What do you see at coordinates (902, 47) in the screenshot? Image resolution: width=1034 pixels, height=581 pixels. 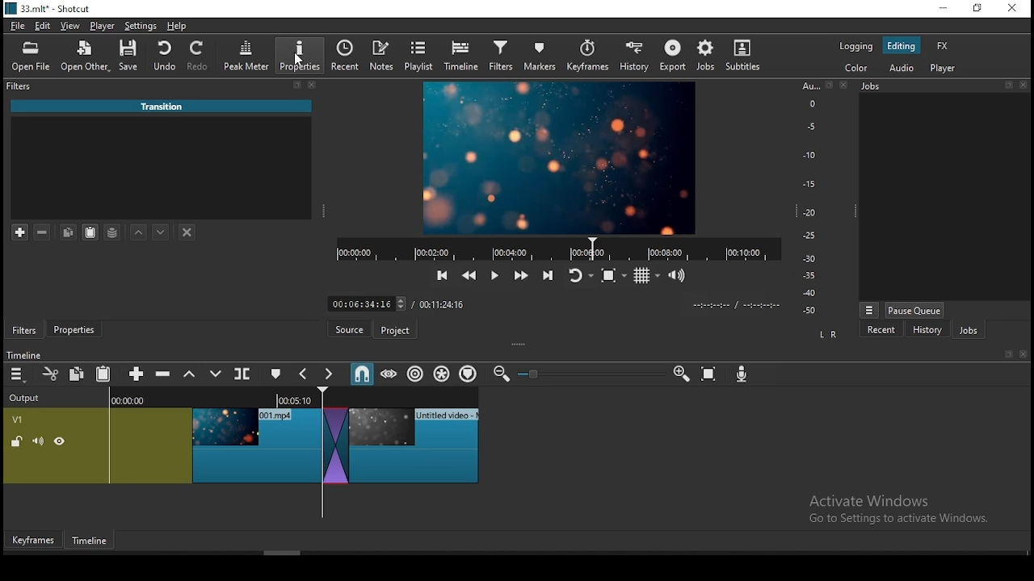 I see `editing` at bounding box center [902, 47].